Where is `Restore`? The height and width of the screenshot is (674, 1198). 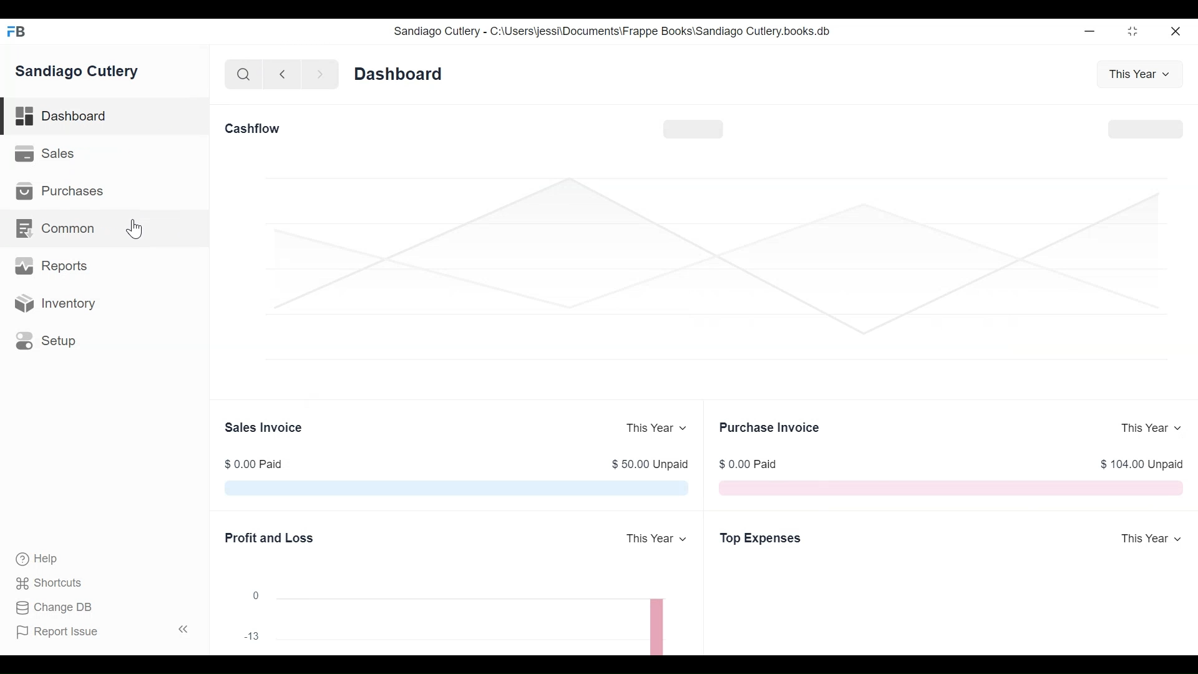
Restore is located at coordinates (1134, 31).